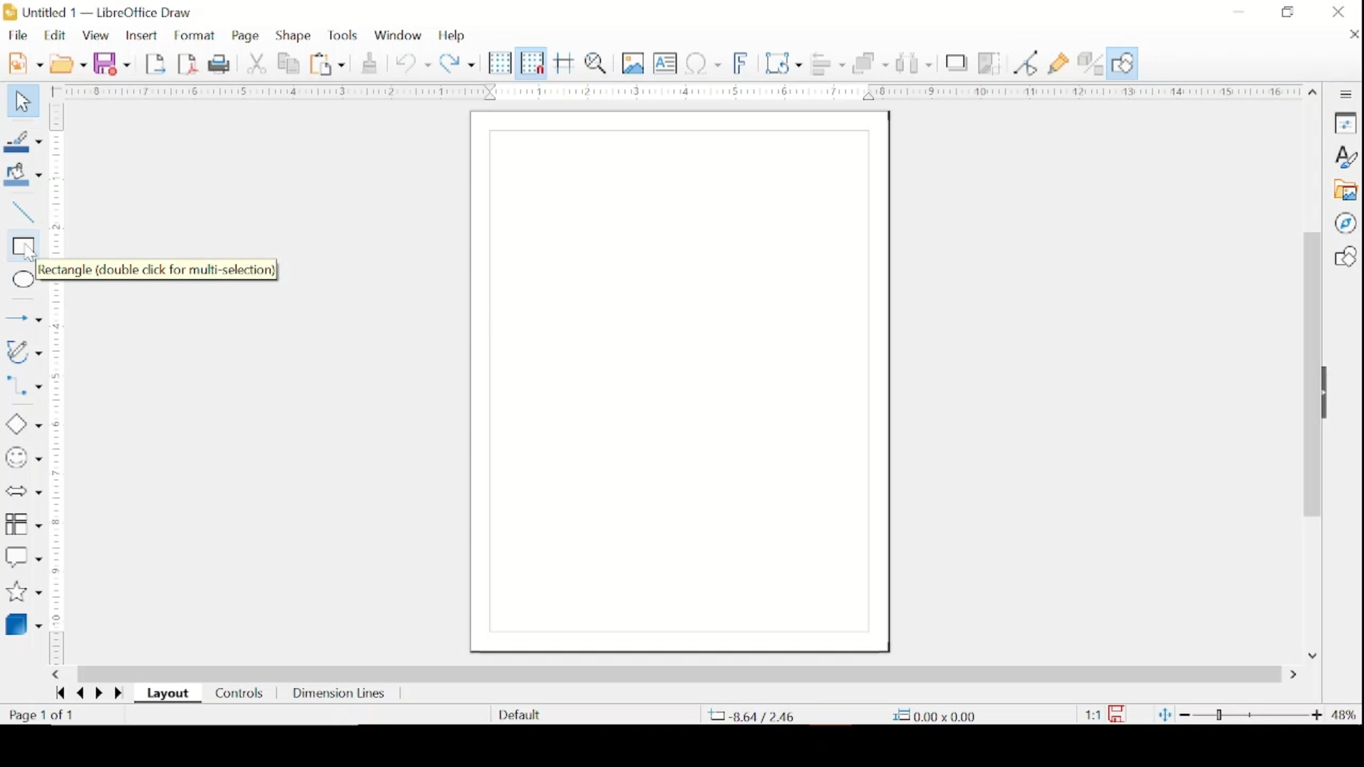 The image size is (1364, 767). Describe the element at coordinates (25, 62) in the screenshot. I see `new` at that location.